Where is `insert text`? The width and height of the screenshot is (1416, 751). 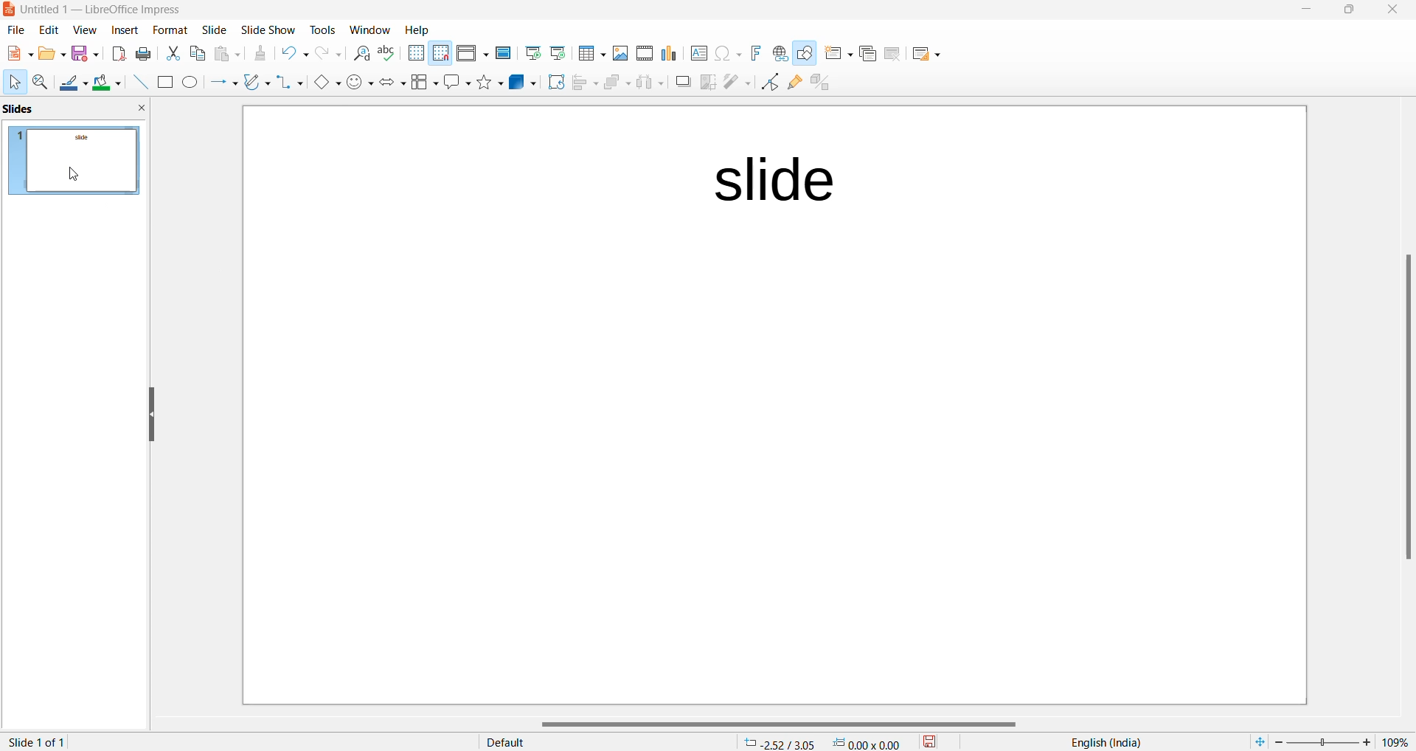 insert text is located at coordinates (698, 52).